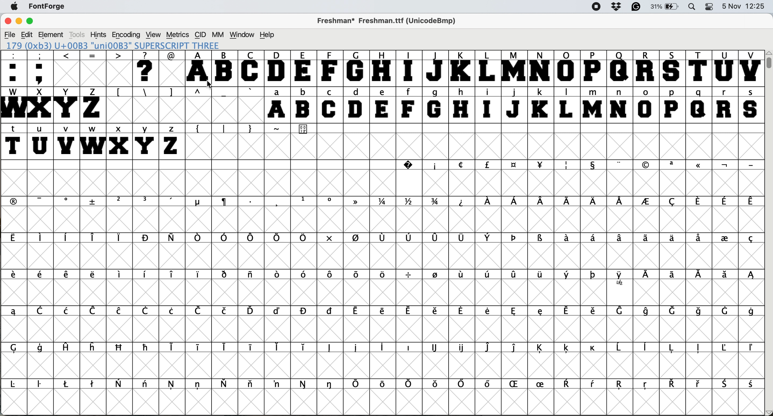 The image size is (773, 416). What do you see at coordinates (224, 236) in the screenshot?
I see `symbol` at bounding box center [224, 236].